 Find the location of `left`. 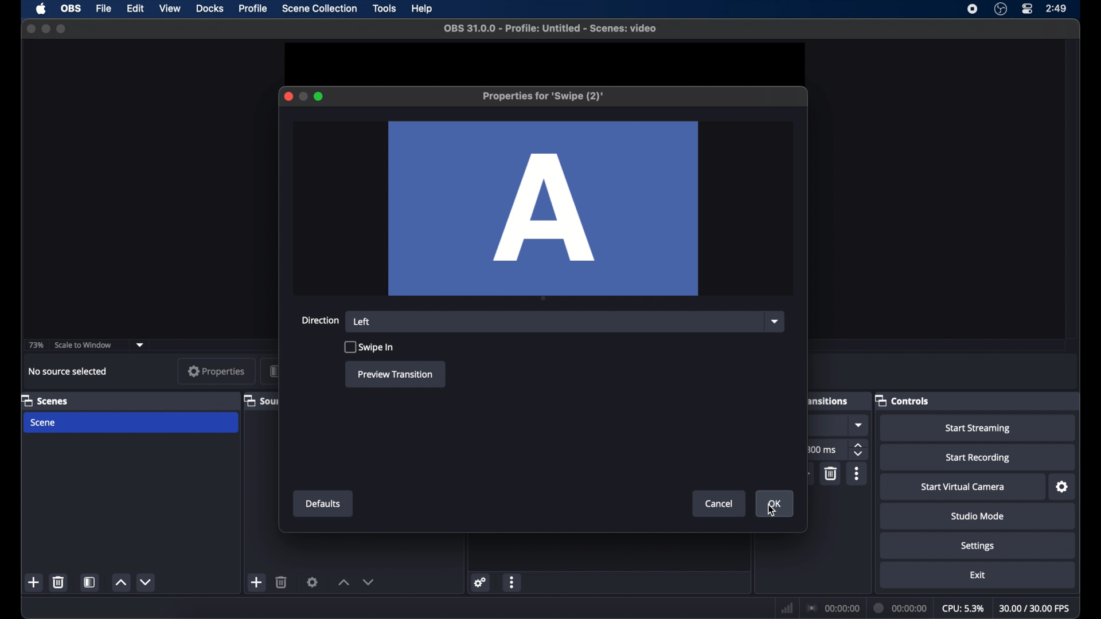

left is located at coordinates (361, 323).